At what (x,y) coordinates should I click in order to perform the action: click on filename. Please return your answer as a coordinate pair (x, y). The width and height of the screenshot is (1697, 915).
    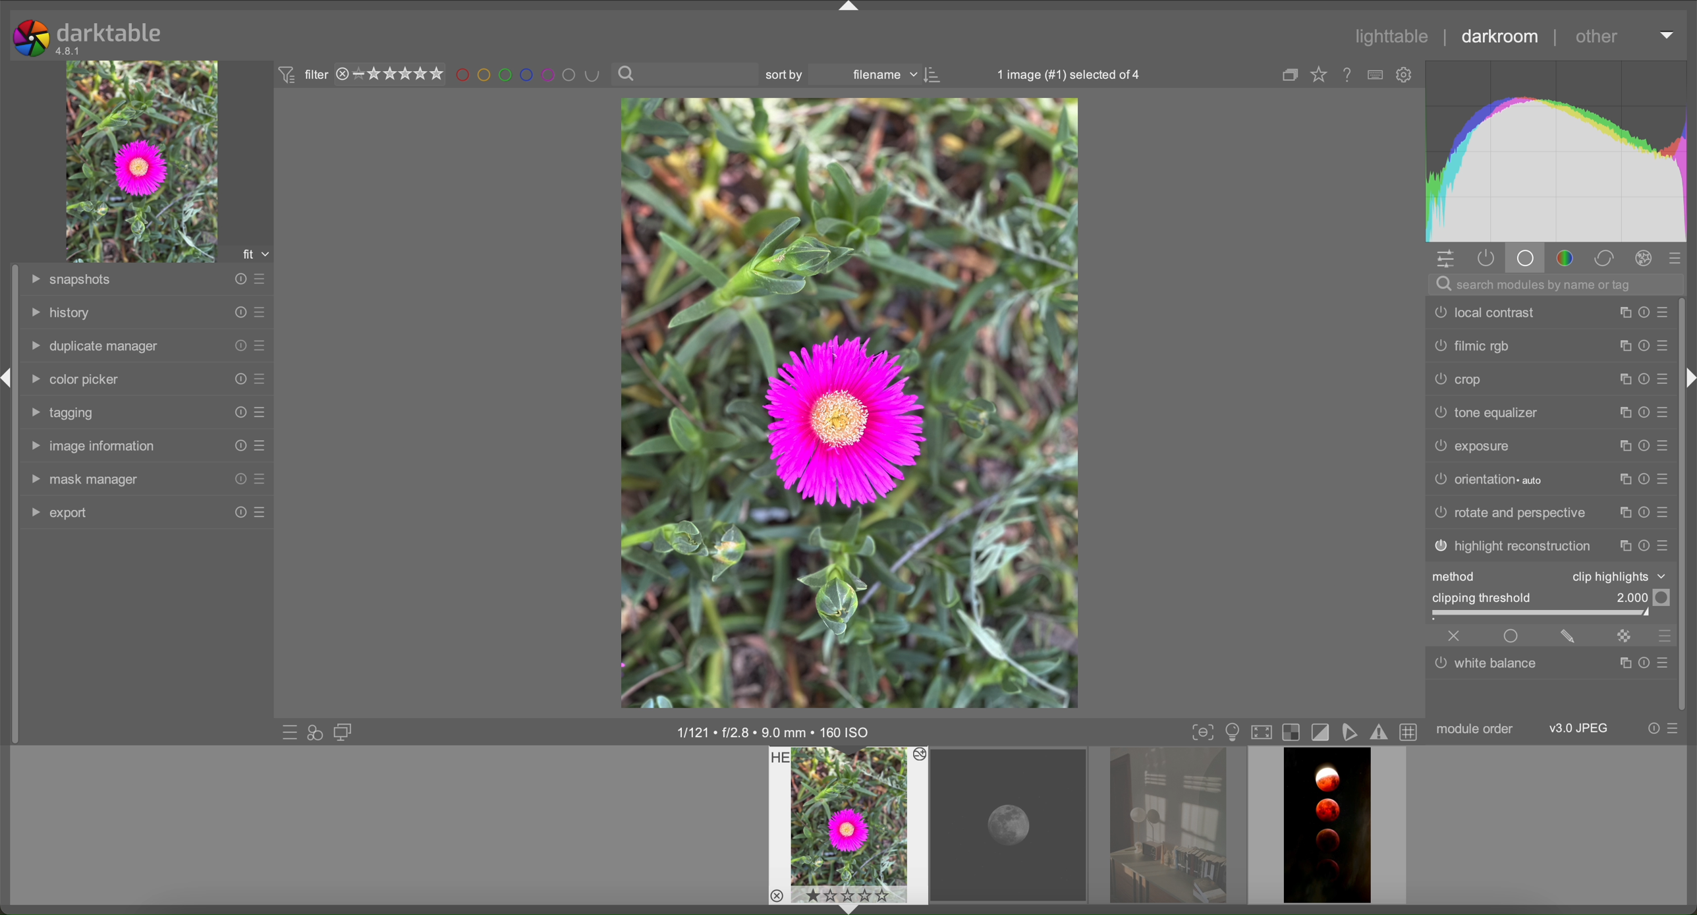
    Looking at the image, I should click on (883, 75).